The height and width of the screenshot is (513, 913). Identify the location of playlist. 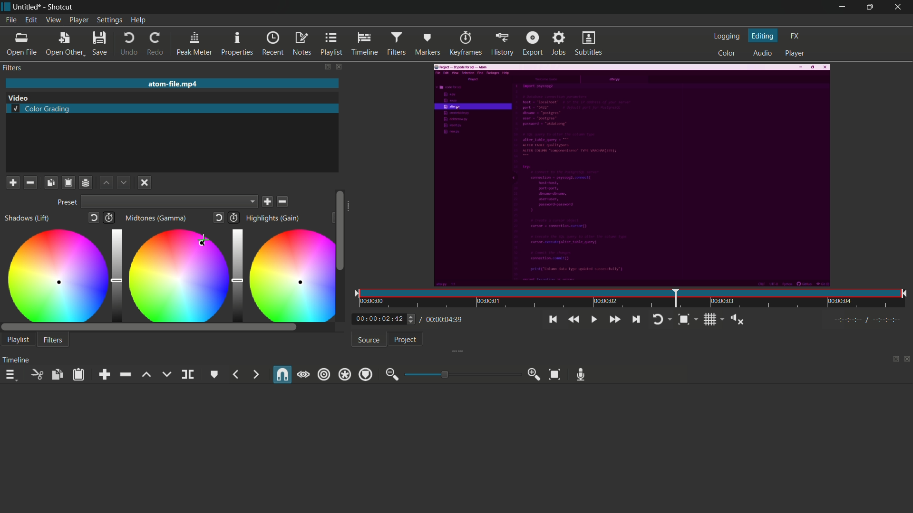
(331, 44).